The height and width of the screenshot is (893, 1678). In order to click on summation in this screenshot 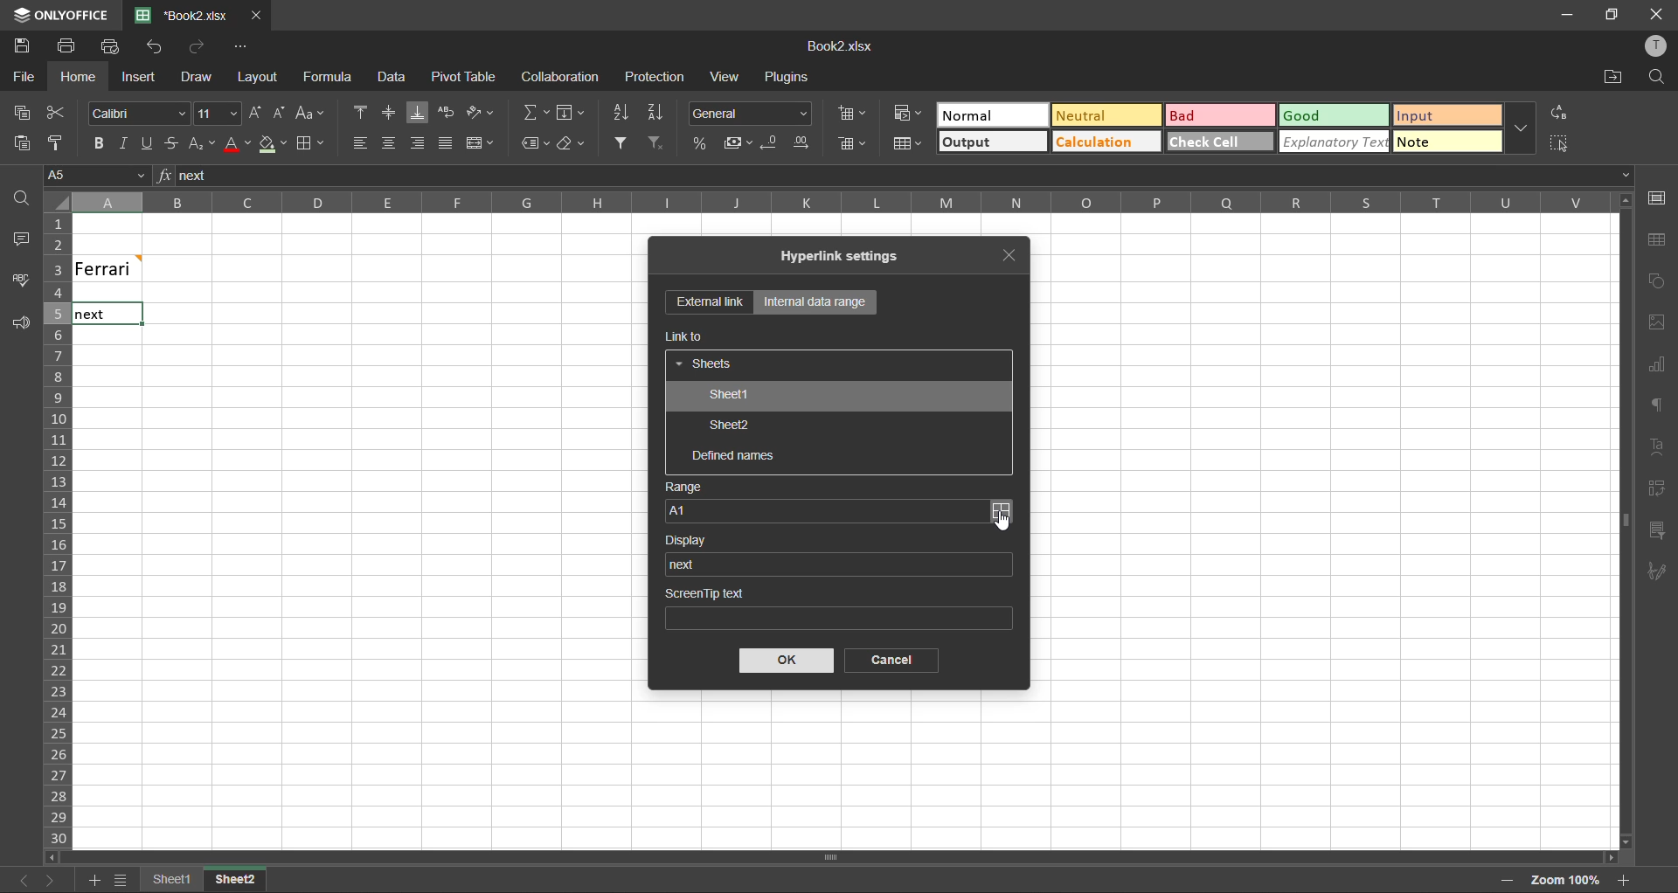, I will do `click(535, 112)`.